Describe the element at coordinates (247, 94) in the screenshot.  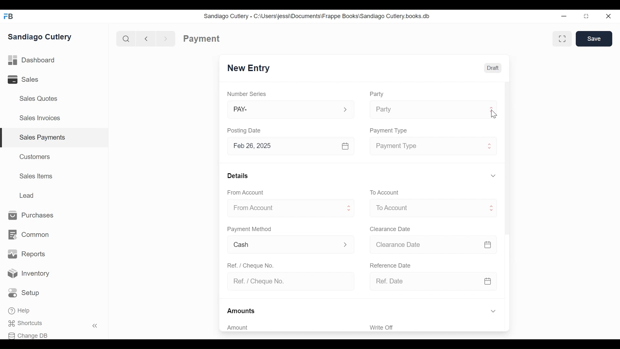
I see `Number Series` at that location.